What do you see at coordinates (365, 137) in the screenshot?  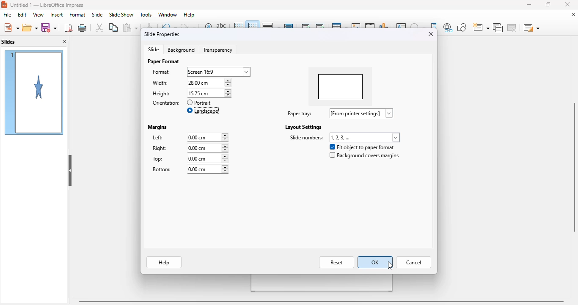 I see `slide numbers: 1,2,3,...` at bounding box center [365, 137].